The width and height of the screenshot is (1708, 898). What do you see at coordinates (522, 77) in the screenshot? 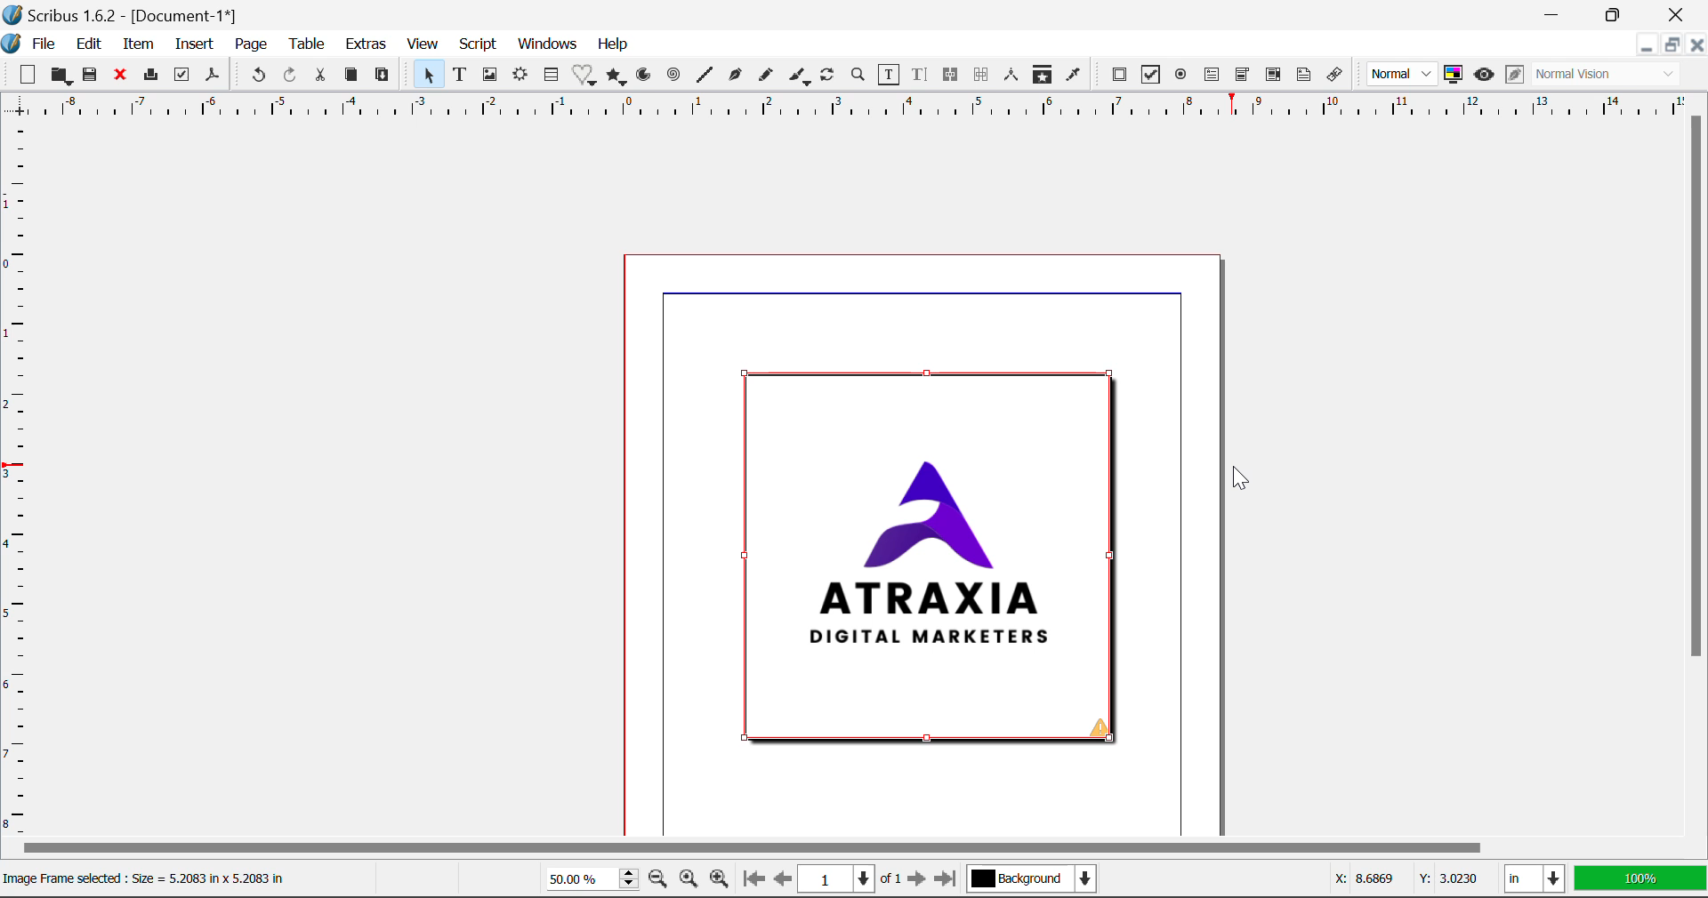
I see `Render Frame` at bounding box center [522, 77].